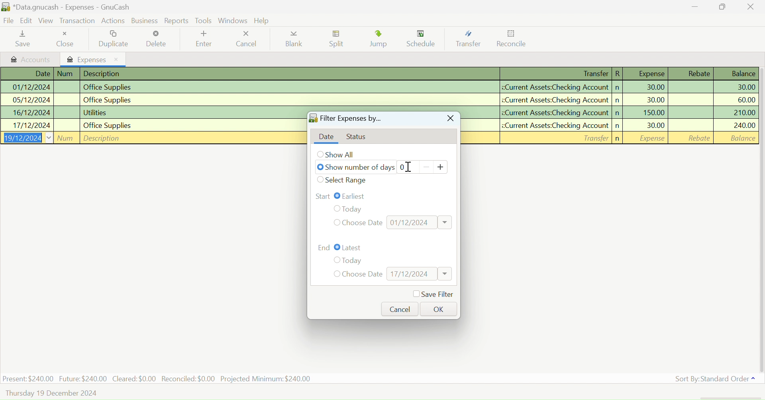 This screenshot has height=400, width=765. What do you see at coordinates (424, 39) in the screenshot?
I see `Schedule` at bounding box center [424, 39].